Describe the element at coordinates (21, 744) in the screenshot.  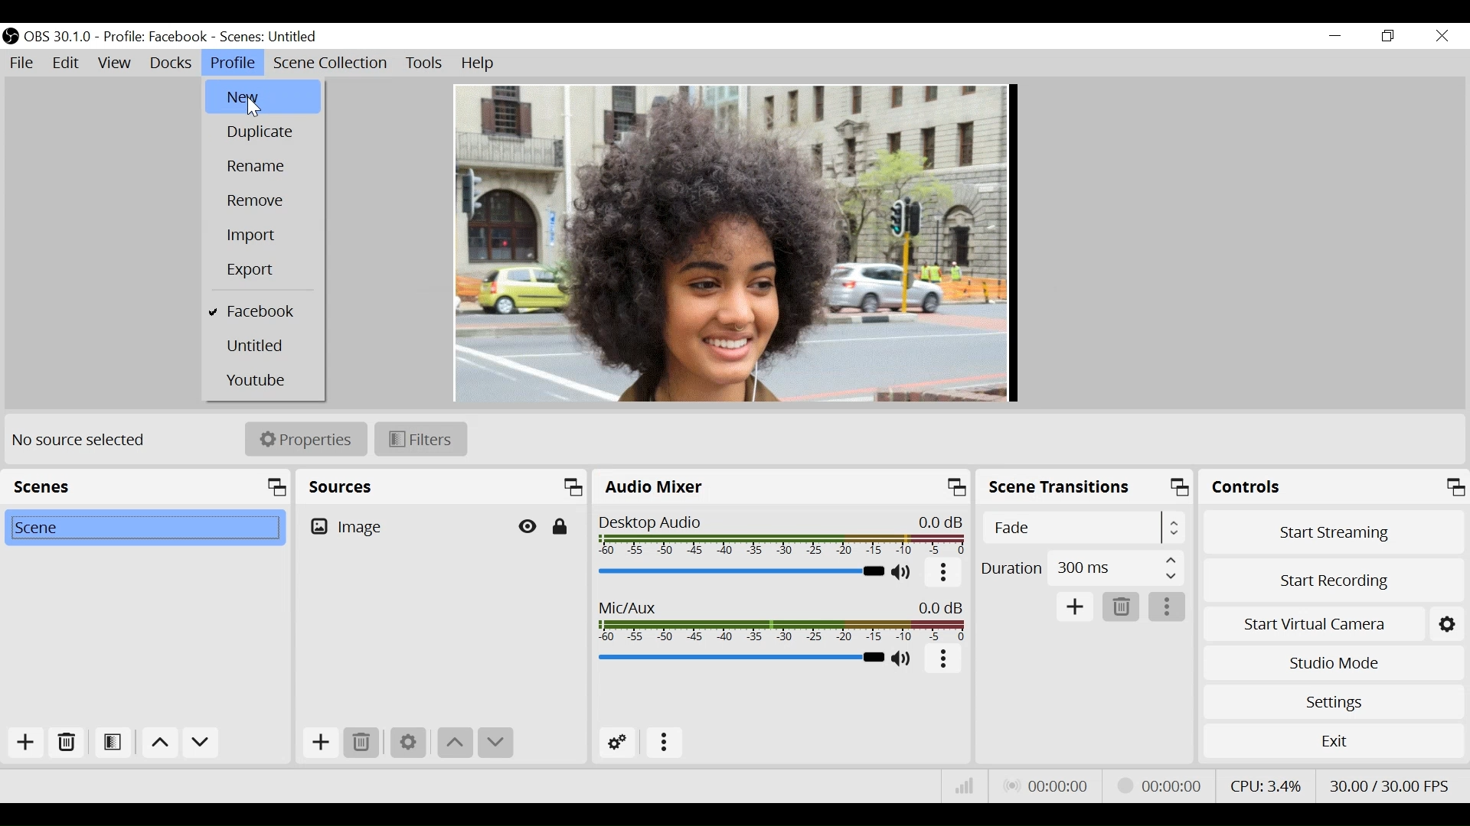
I see `Add` at that location.